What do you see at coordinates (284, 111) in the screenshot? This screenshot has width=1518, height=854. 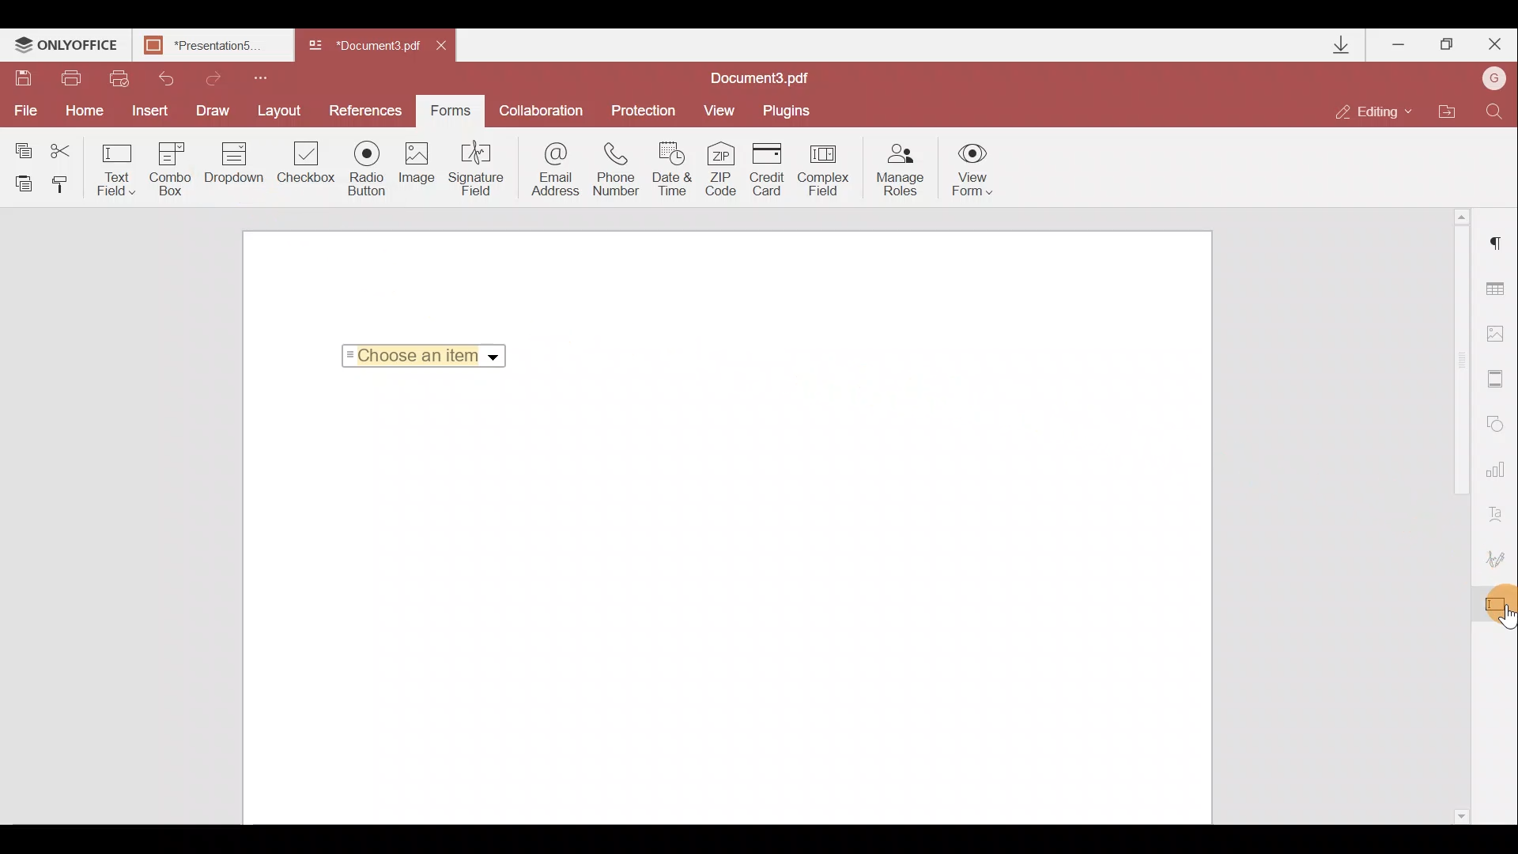 I see `Layout` at bounding box center [284, 111].